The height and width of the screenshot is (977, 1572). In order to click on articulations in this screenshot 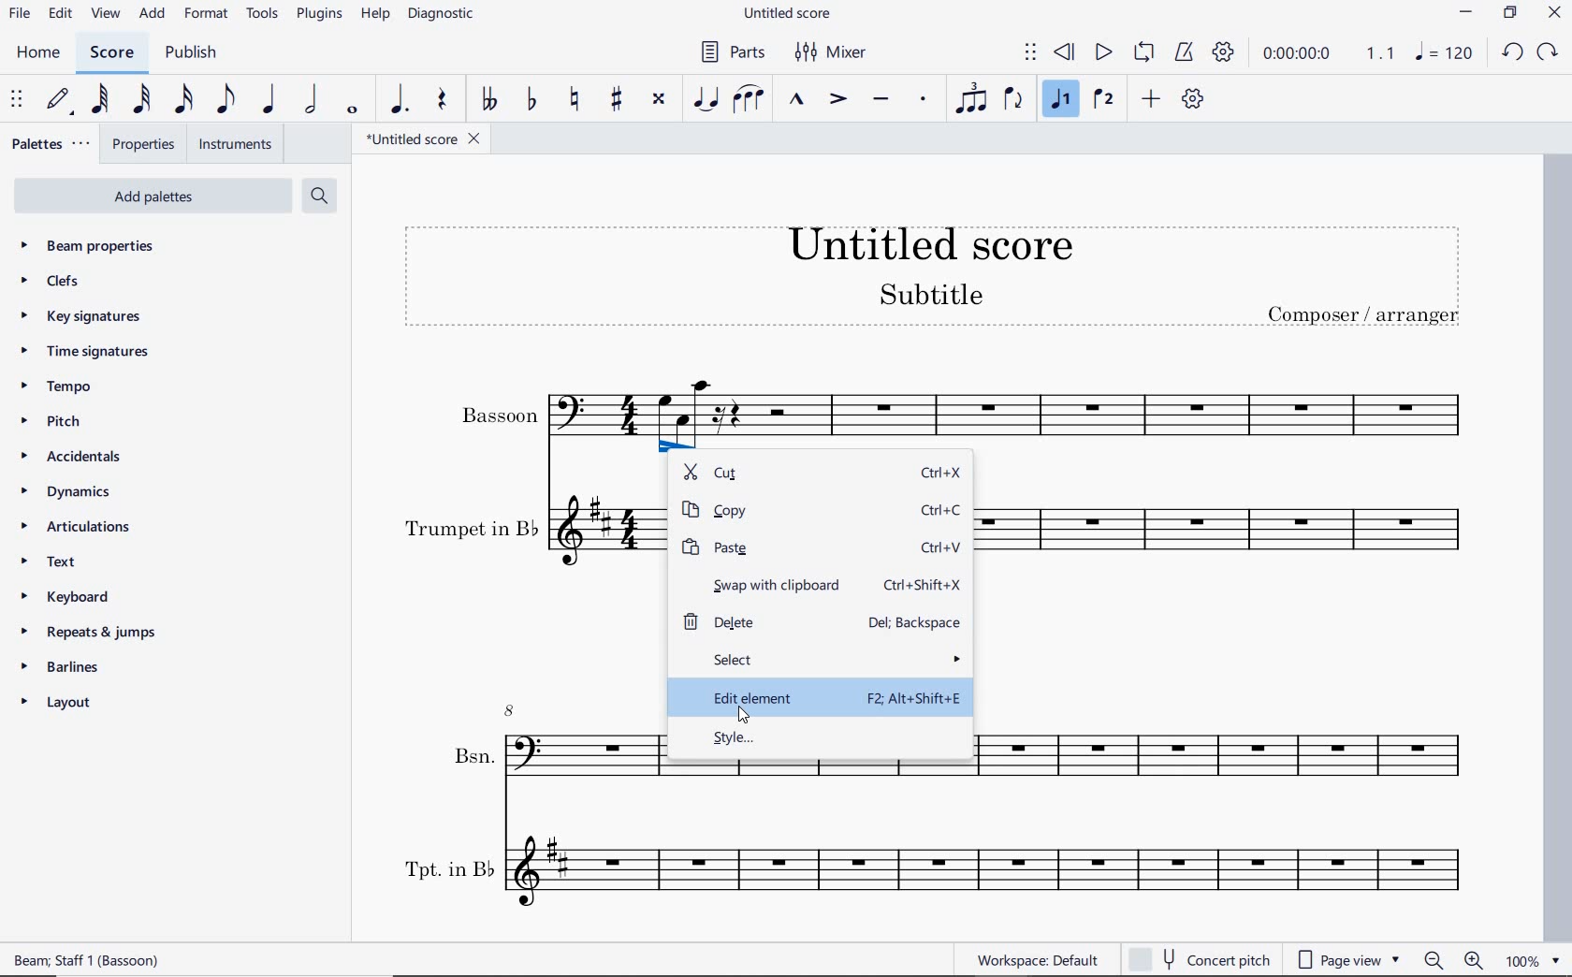, I will do `click(80, 527)`.